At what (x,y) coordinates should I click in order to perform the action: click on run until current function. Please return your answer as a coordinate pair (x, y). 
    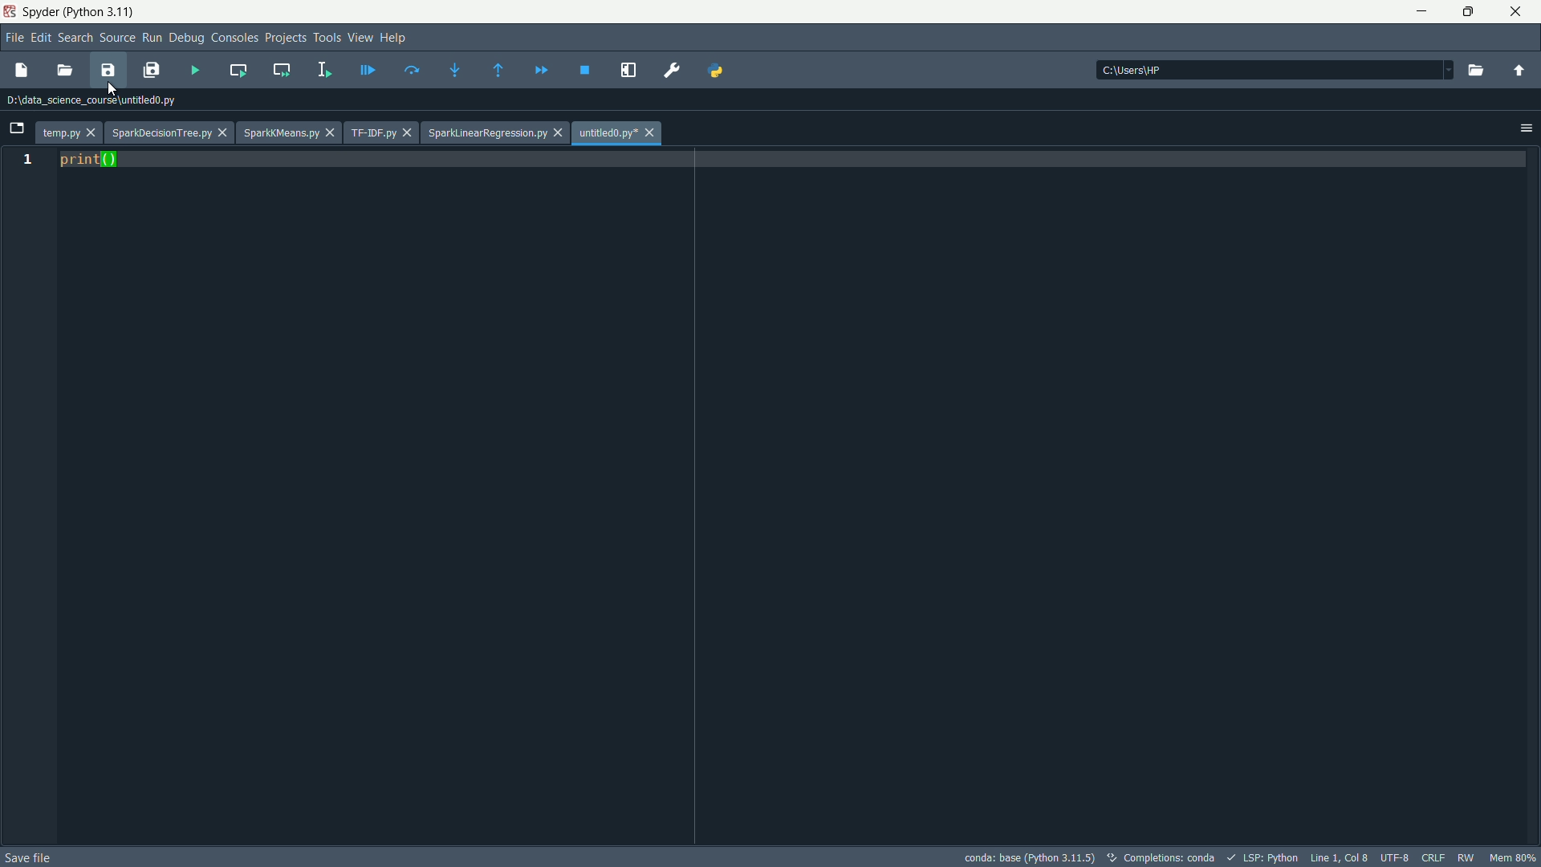
    Looking at the image, I should click on (498, 69).